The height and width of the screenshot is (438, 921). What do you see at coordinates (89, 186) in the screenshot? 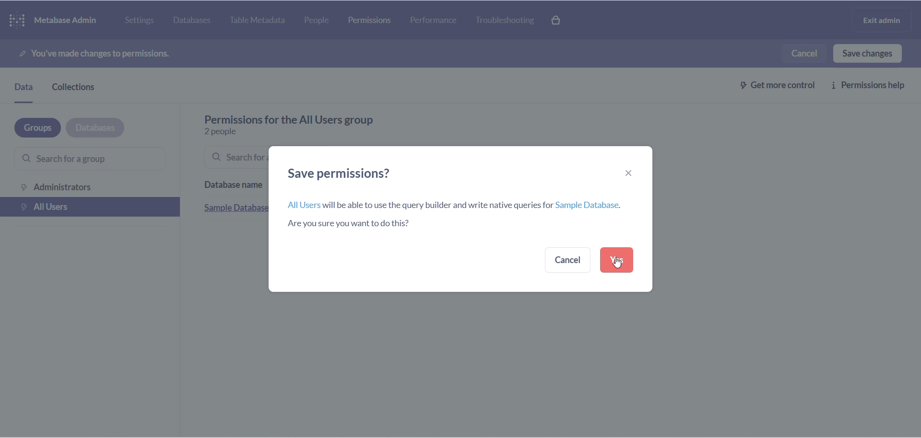
I see `administration` at bounding box center [89, 186].